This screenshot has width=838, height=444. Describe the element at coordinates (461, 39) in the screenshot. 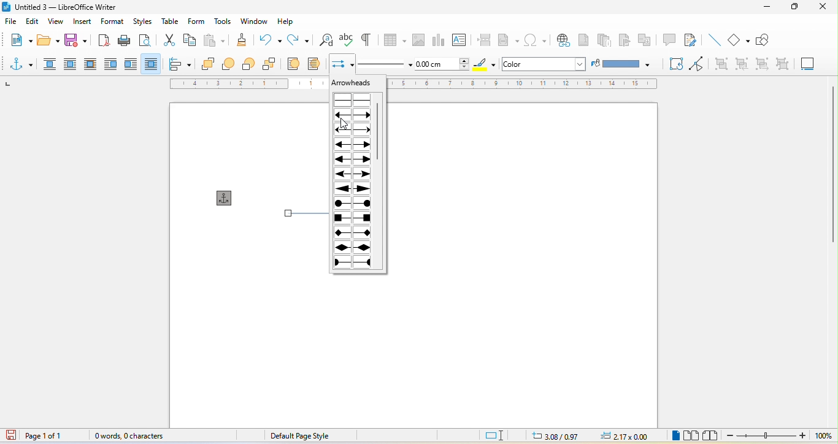

I see `text box` at that location.